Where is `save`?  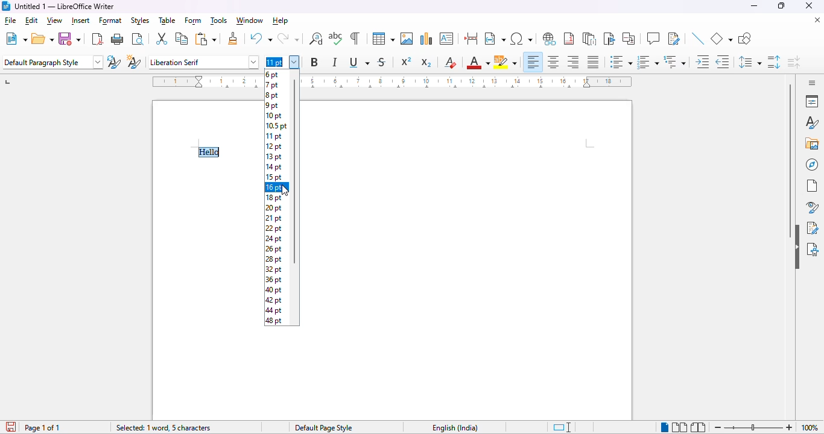
save is located at coordinates (70, 38).